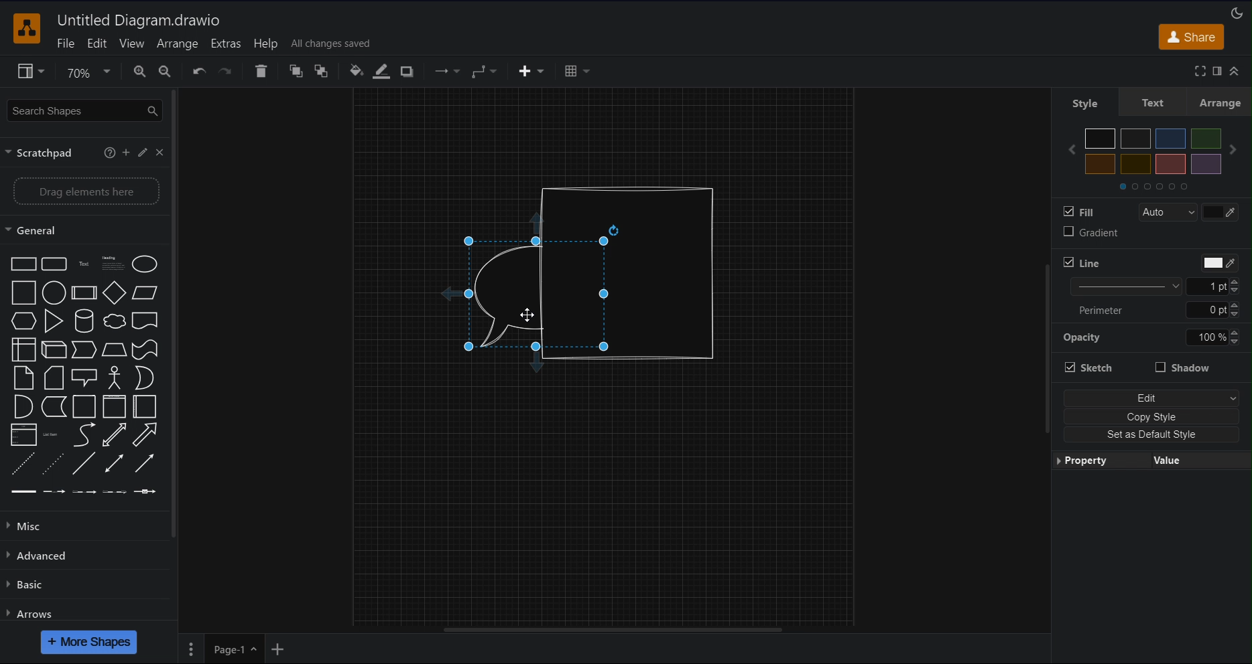 The image size is (1252, 664). I want to click on Ellipse, so click(145, 264).